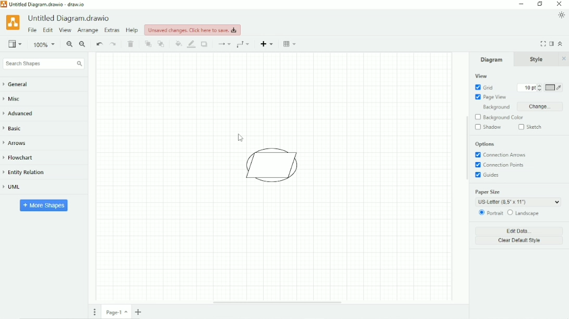 This screenshot has width=569, height=319. Describe the element at coordinates (162, 44) in the screenshot. I see `To back` at that location.